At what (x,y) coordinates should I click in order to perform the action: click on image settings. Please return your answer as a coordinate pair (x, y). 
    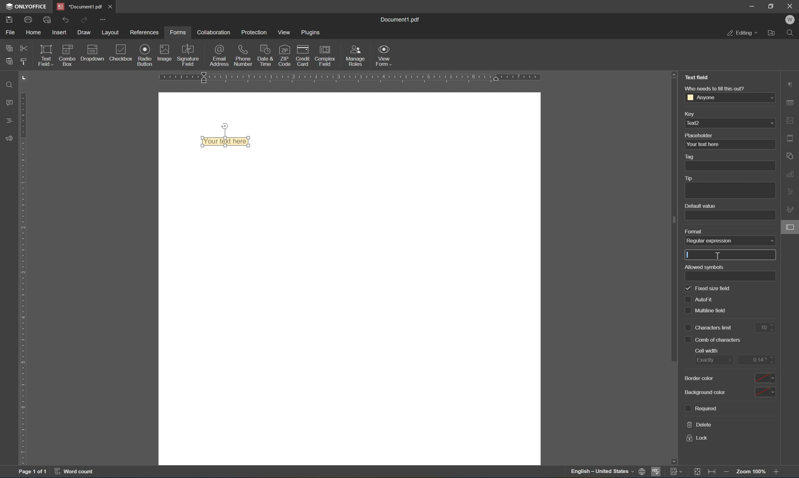
    Looking at the image, I should click on (790, 119).